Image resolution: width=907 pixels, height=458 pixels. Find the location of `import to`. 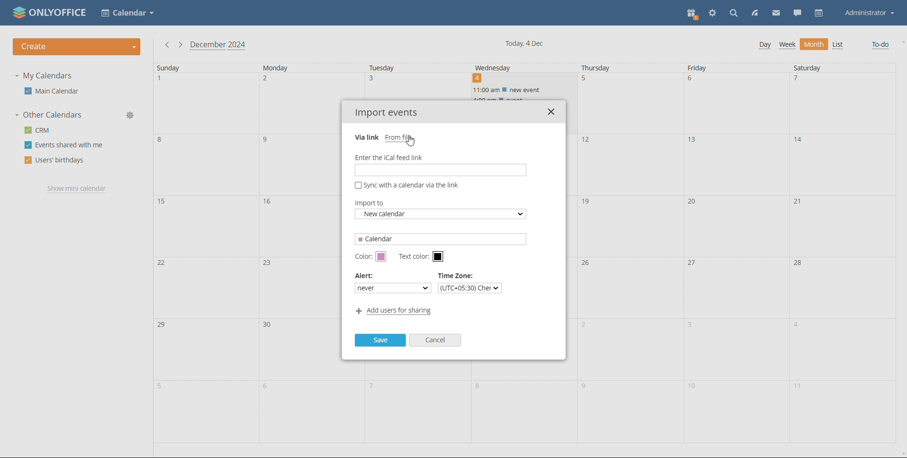

import to is located at coordinates (373, 203).